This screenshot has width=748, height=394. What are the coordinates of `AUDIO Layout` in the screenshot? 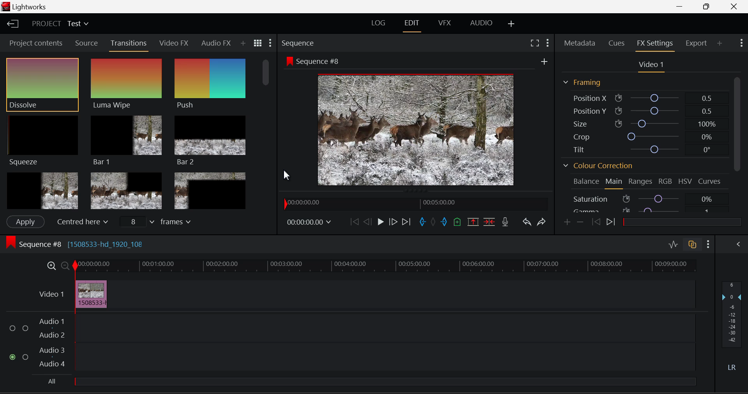 It's located at (482, 23).